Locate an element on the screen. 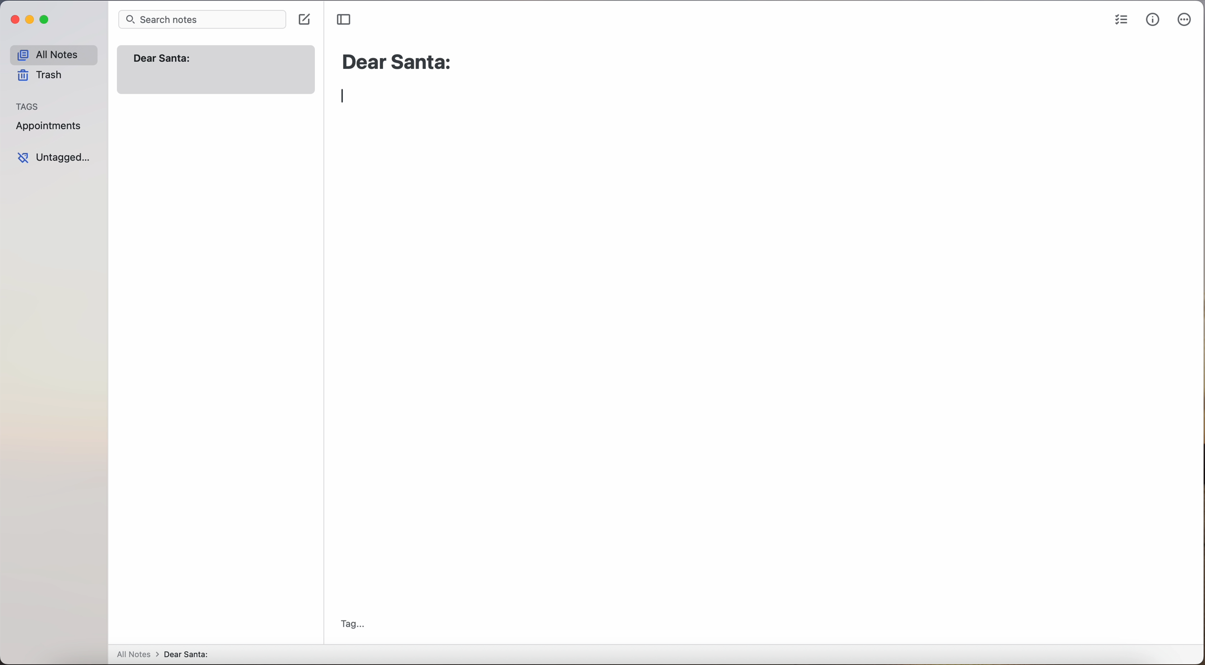 This screenshot has width=1205, height=665. tags is located at coordinates (31, 105).